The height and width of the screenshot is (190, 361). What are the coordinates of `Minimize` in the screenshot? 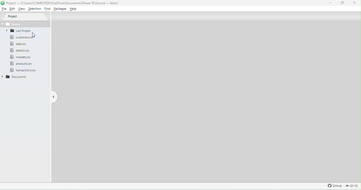 It's located at (332, 3).